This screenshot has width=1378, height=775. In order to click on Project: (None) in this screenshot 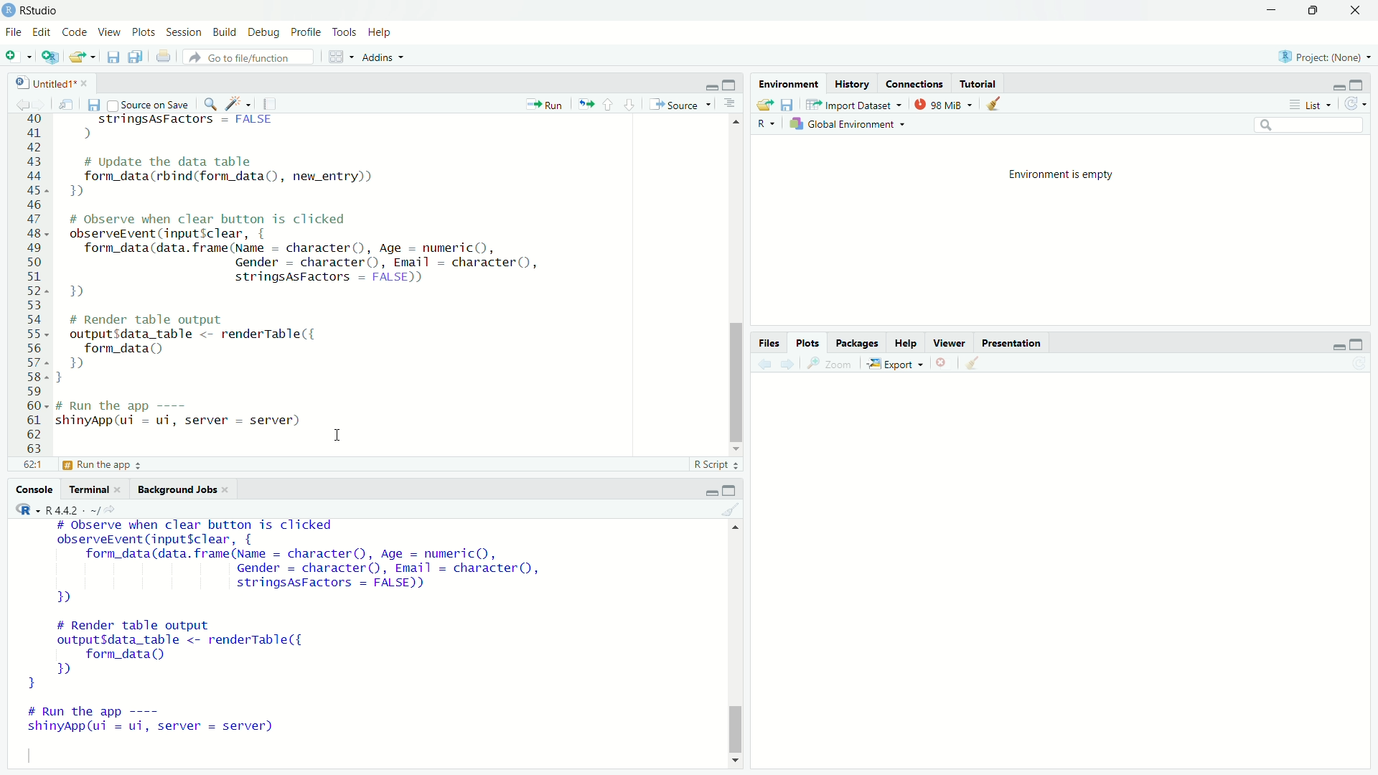, I will do `click(1326, 57)`.